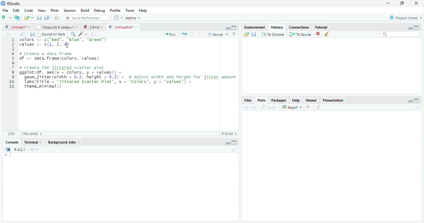 The width and height of the screenshot is (424, 223). I want to click on Search bar, so click(400, 34).